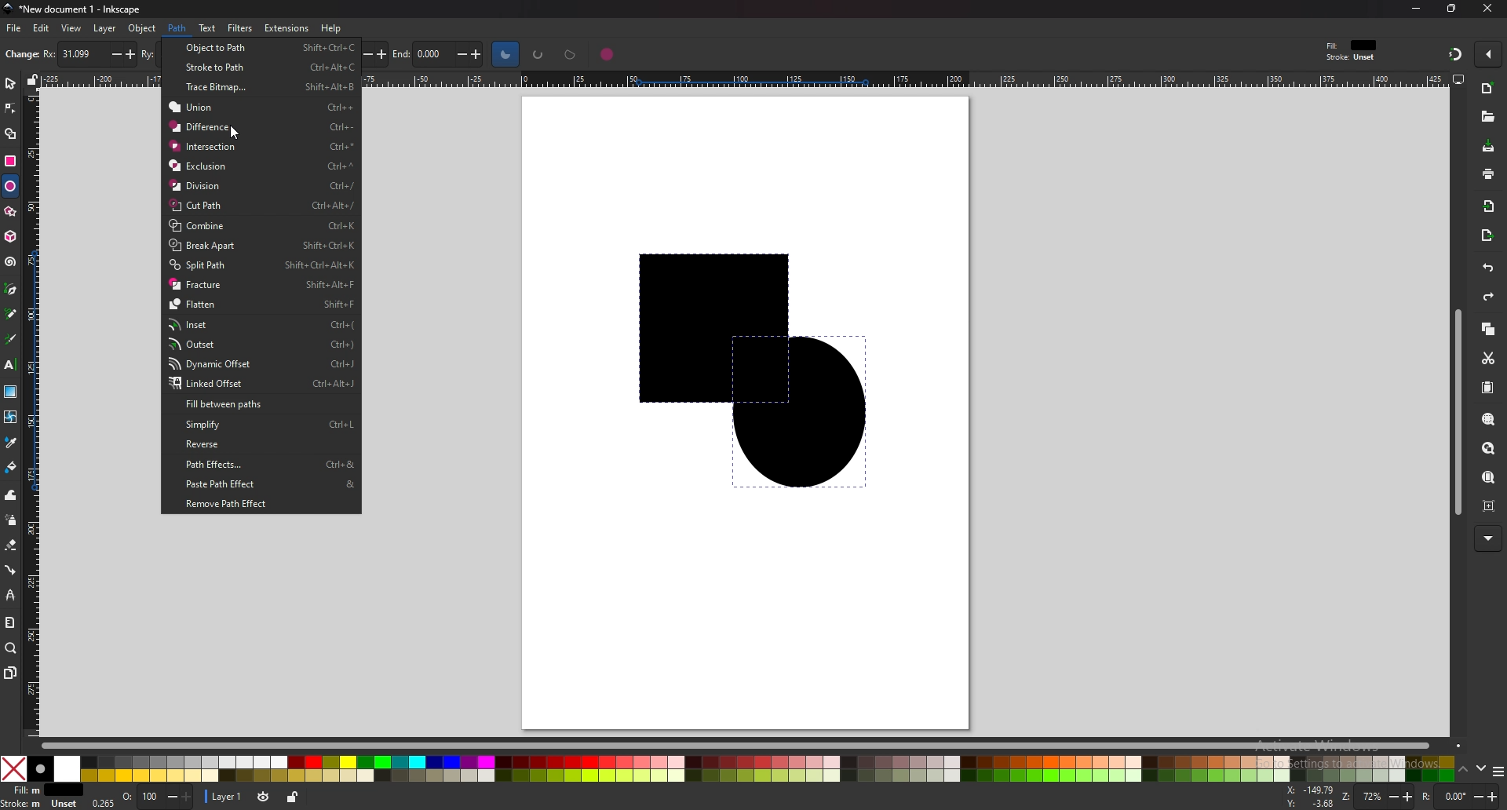 The width and height of the screenshot is (1507, 810). What do you see at coordinates (106, 29) in the screenshot?
I see `layer` at bounding box center [106, 29].